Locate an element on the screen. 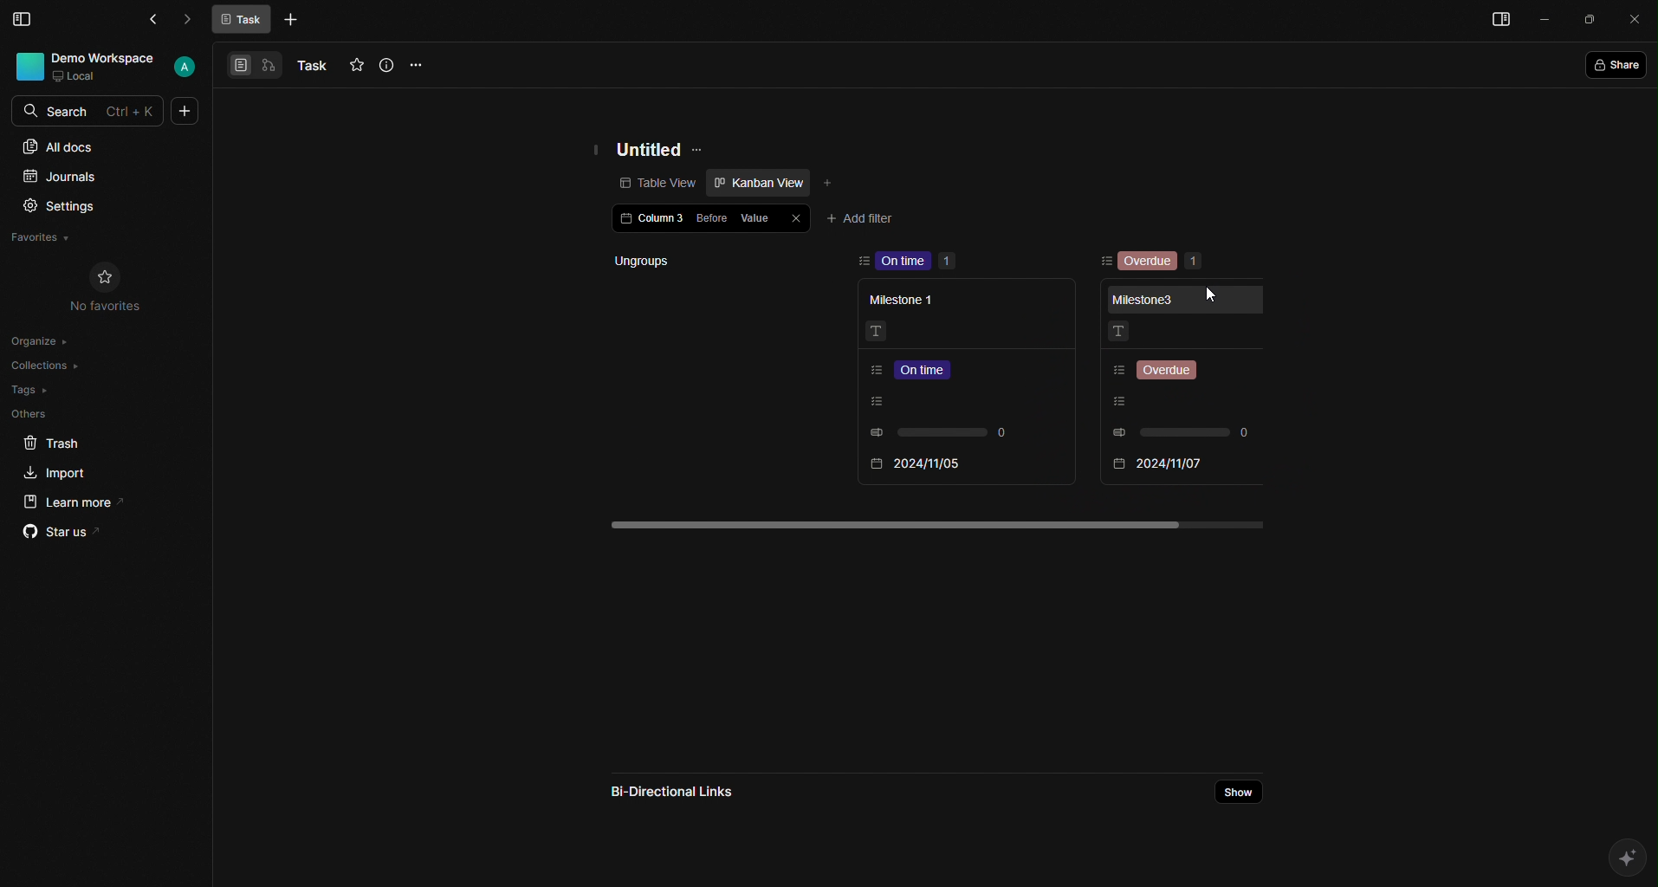 This screenshot has height=887, width=1658. 2024/11/05 is located at coordinates (1150, 463).